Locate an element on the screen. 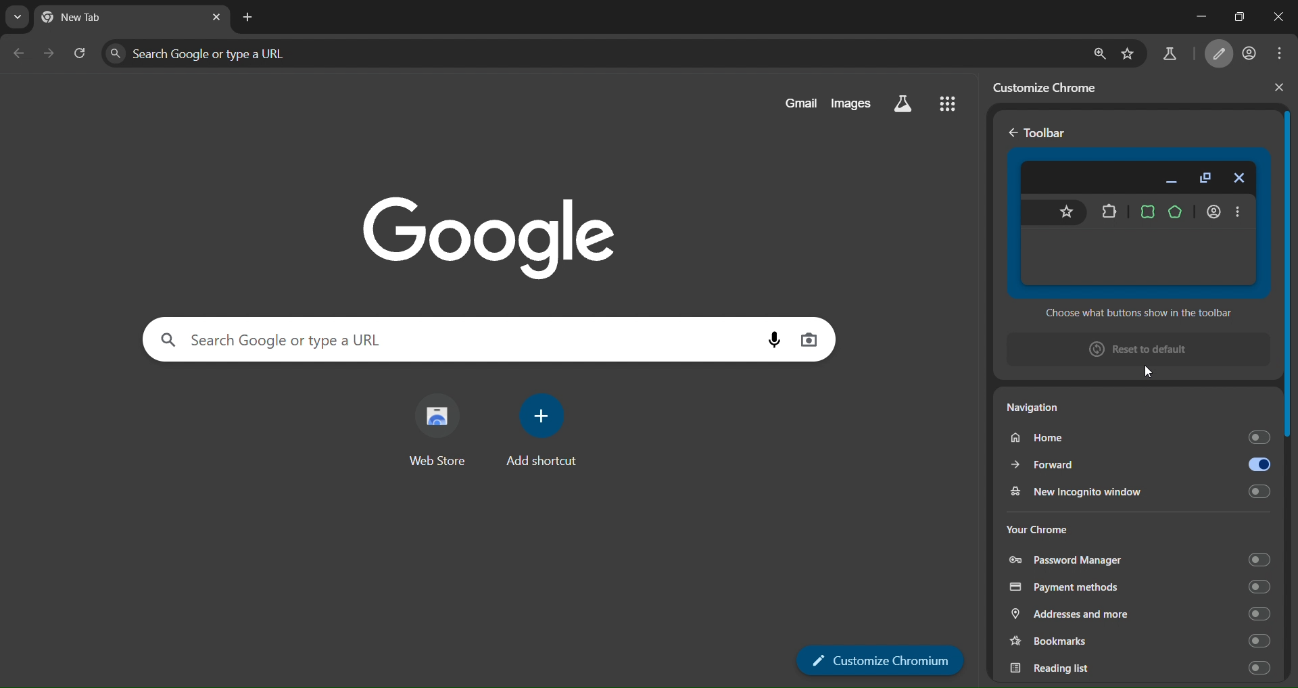 This screenshot has height=688, width=1298. navigation is located at coordinates (1093, 410).